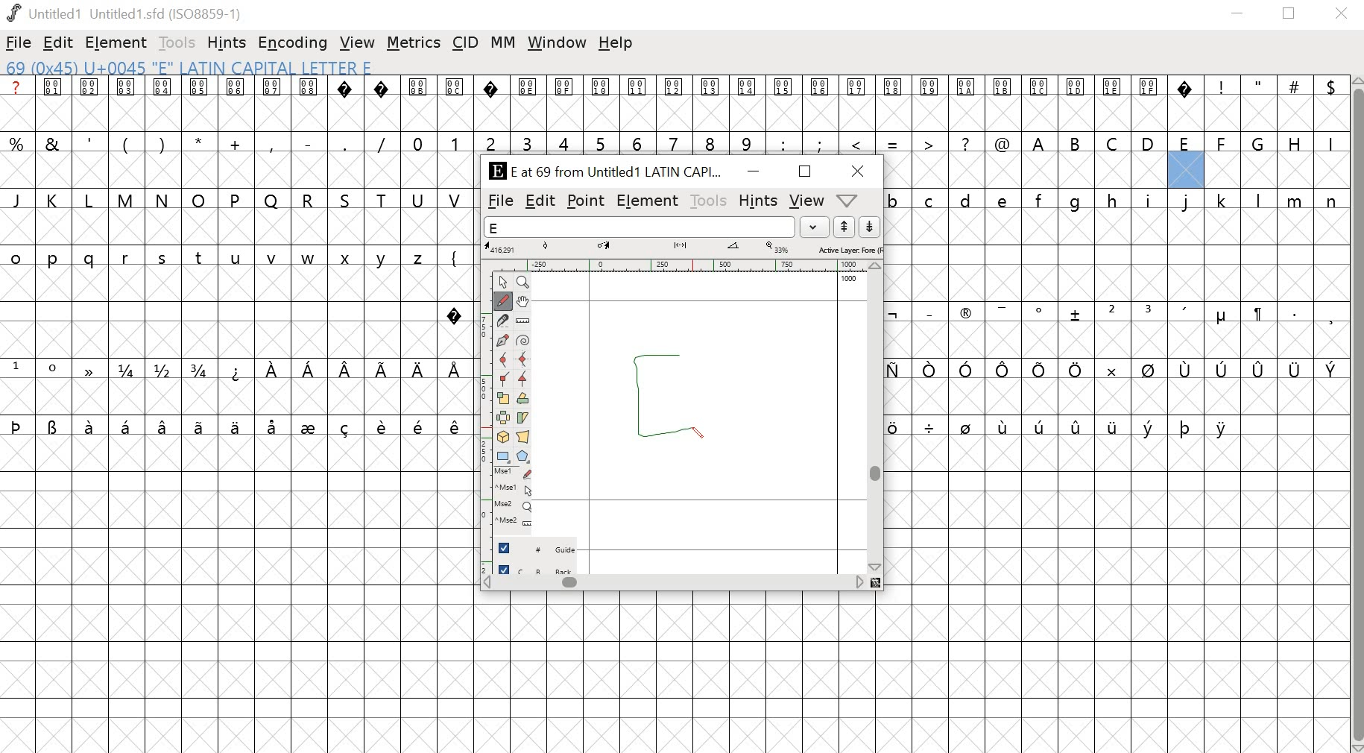 The height and width of the screenshot is (753, 1364). Describe the element at coordinates (525, 438) in the screenshot. I see `Perspective` at that location.